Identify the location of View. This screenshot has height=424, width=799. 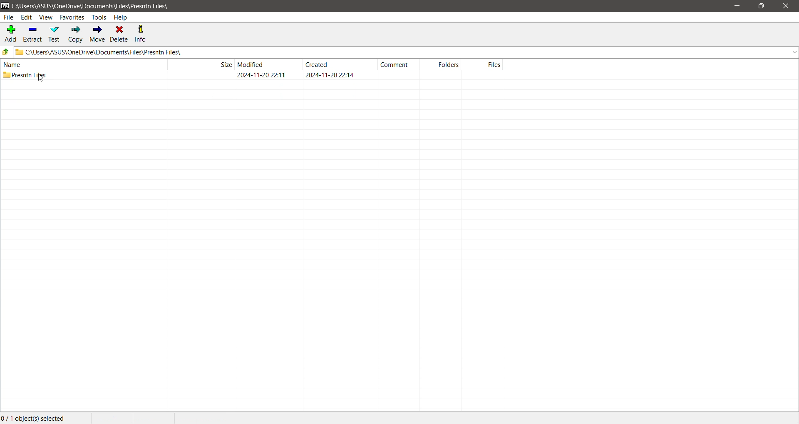
(46, 17).